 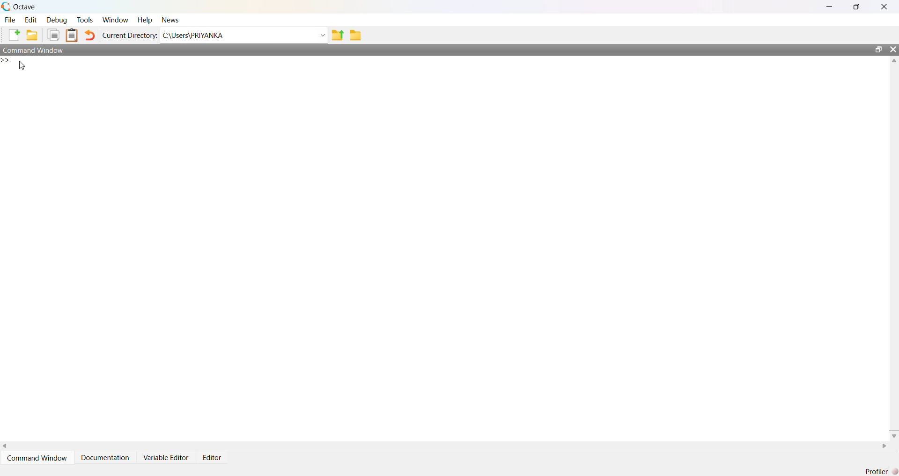 I want to click on Editor, so click(x=213, y=459).